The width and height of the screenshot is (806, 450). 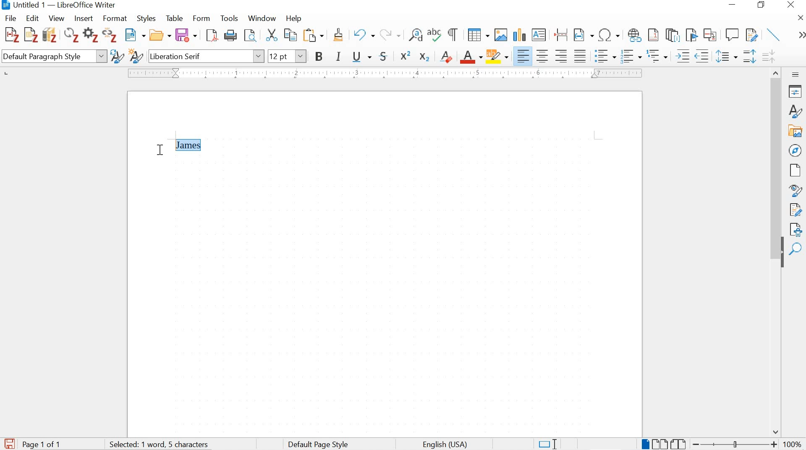 What do you see at coordinates (50, 34) in the screenshot?
I see `add/edit bibliography` at bounding box center [50, 34].